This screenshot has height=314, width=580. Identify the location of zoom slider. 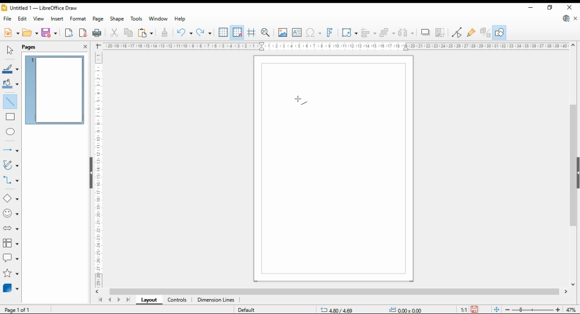
(533, 310).